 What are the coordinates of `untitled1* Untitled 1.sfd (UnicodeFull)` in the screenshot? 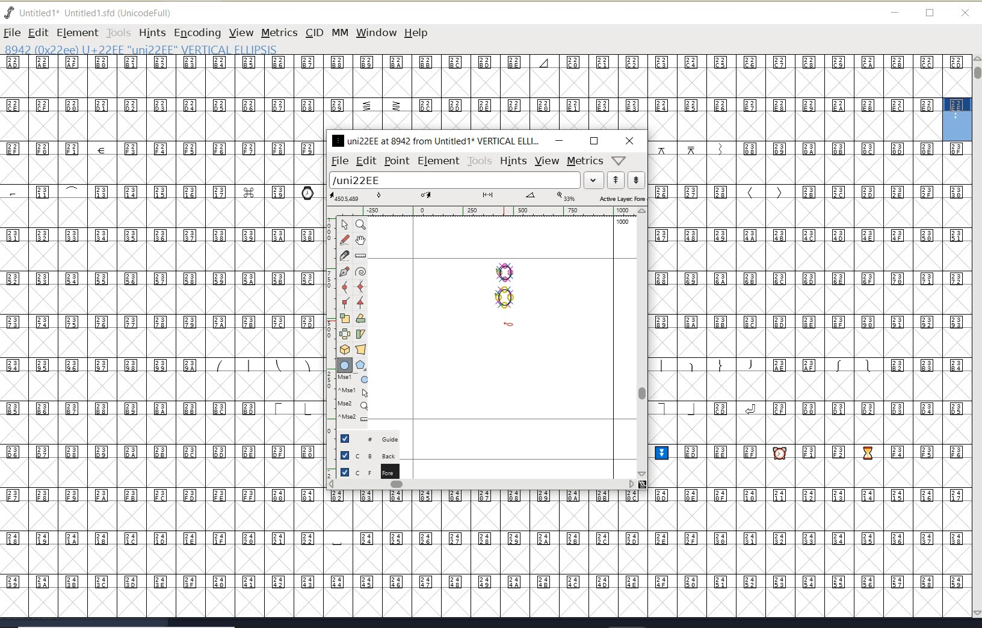 It's located at (101, 11).